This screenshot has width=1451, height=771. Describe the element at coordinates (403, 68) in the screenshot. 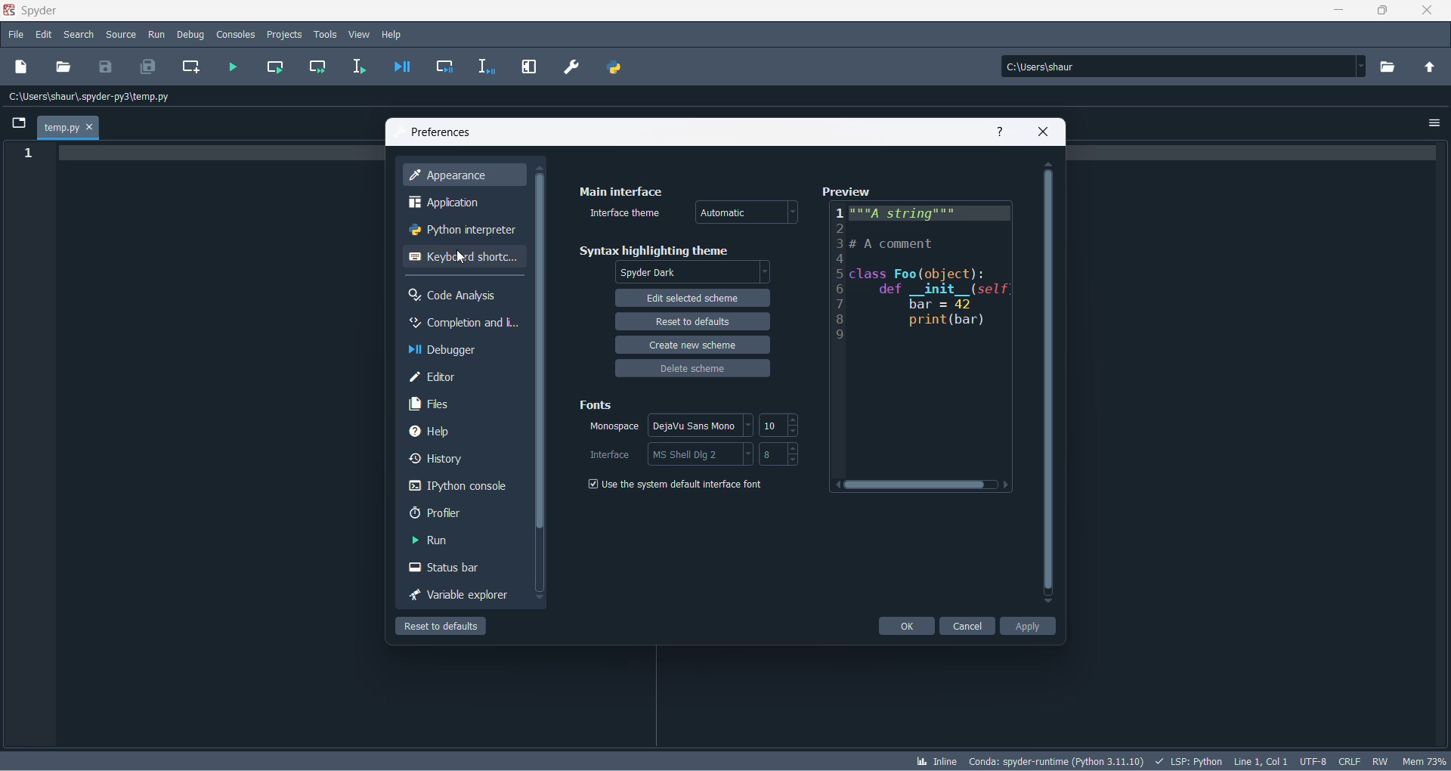

I see `debug file` at that location.